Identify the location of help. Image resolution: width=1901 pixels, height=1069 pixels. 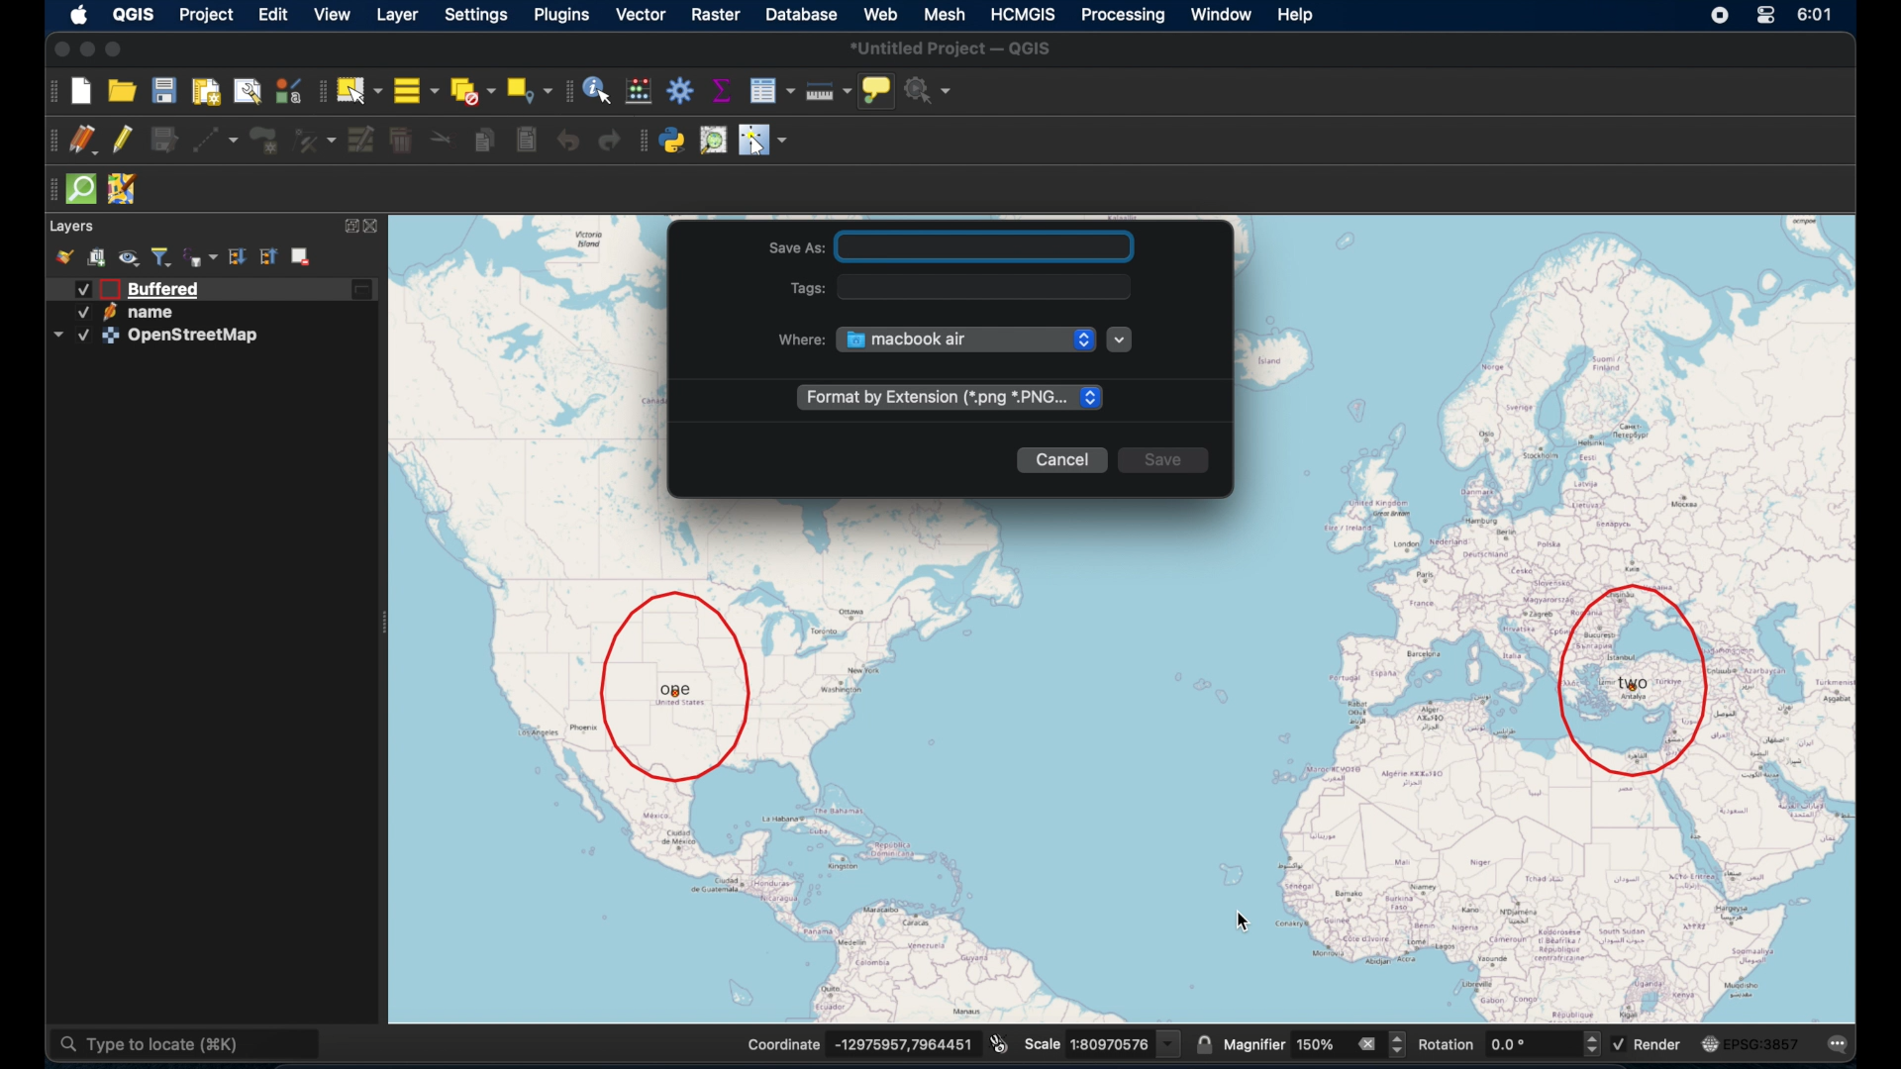
(1298, 18).